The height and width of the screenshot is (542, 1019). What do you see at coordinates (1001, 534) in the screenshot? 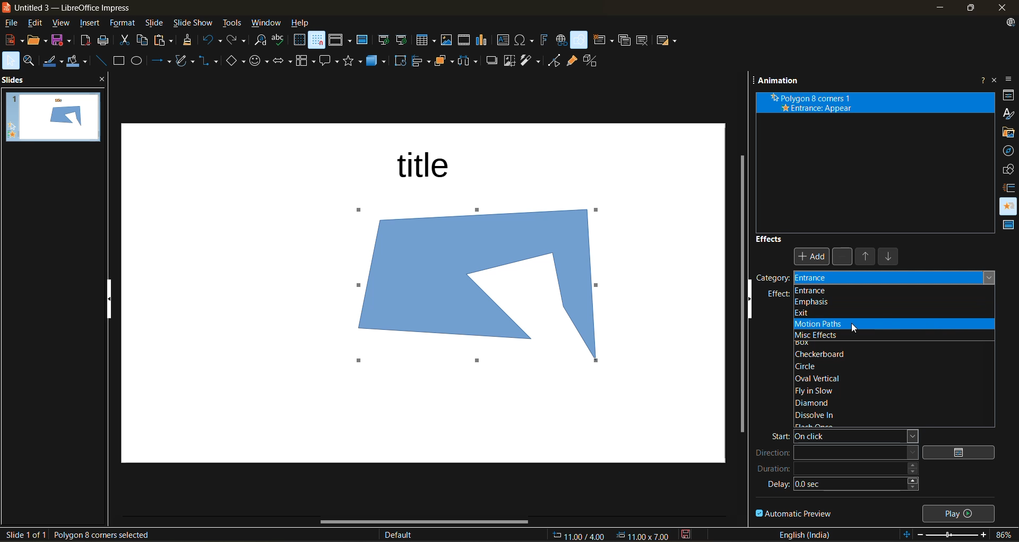
I see `zoom factor` at bounding box center [1001, 534].